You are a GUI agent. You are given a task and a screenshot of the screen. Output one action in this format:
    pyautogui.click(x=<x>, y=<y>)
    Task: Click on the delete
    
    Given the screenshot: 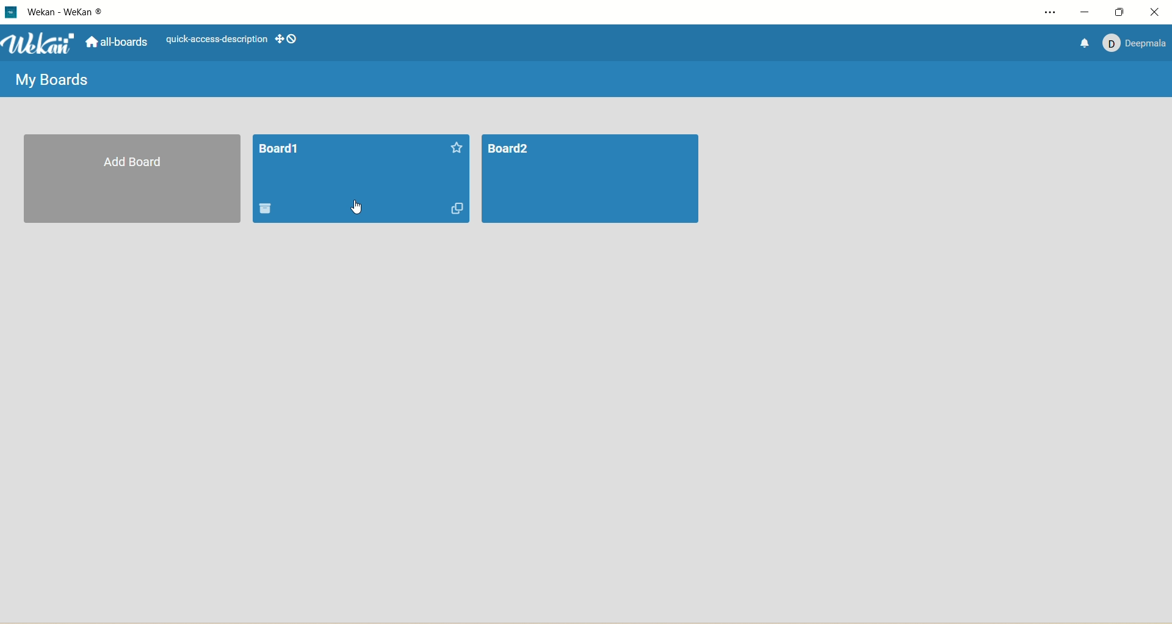 What is the action you would take?
    pyautogui.click(x=269, y=209)
    